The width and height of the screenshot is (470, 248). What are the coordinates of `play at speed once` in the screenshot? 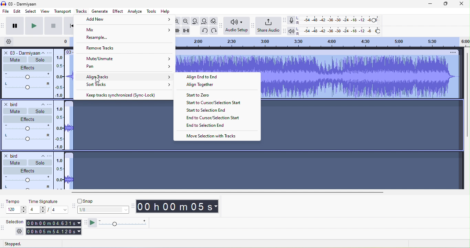 It's located at (94, 223).